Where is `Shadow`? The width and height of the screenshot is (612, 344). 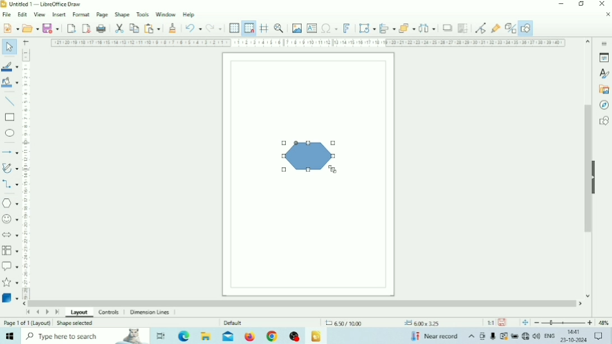 Shadow is located at coordinates (447, 28).